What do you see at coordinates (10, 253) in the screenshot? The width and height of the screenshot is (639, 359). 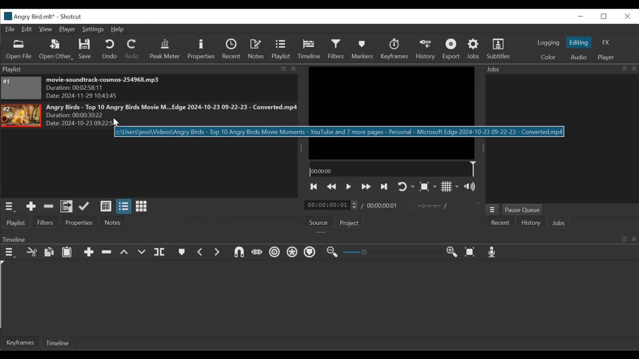 I see `Timeline menu` at bounding box center [10, 253].